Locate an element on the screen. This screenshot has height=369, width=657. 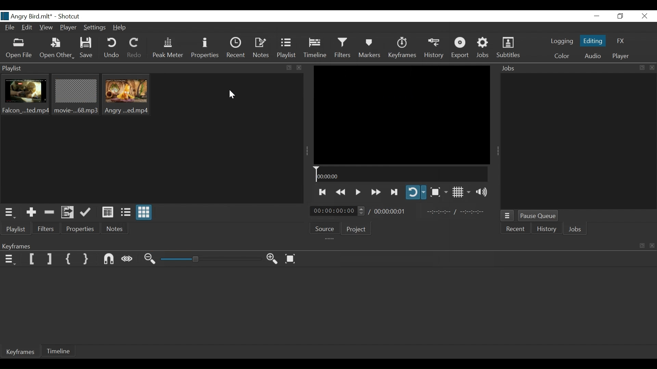
Show Volume control is located at coordinates (484, 193).